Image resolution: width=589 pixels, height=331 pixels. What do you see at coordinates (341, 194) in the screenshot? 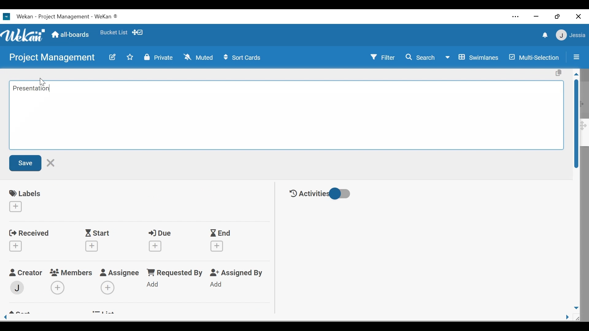
I see `Toggle show/hide activities` at bounding box center [341, 194].